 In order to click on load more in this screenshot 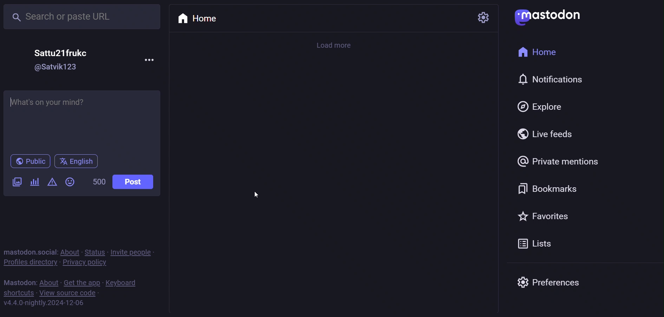, I will do `click(335, 46)`.